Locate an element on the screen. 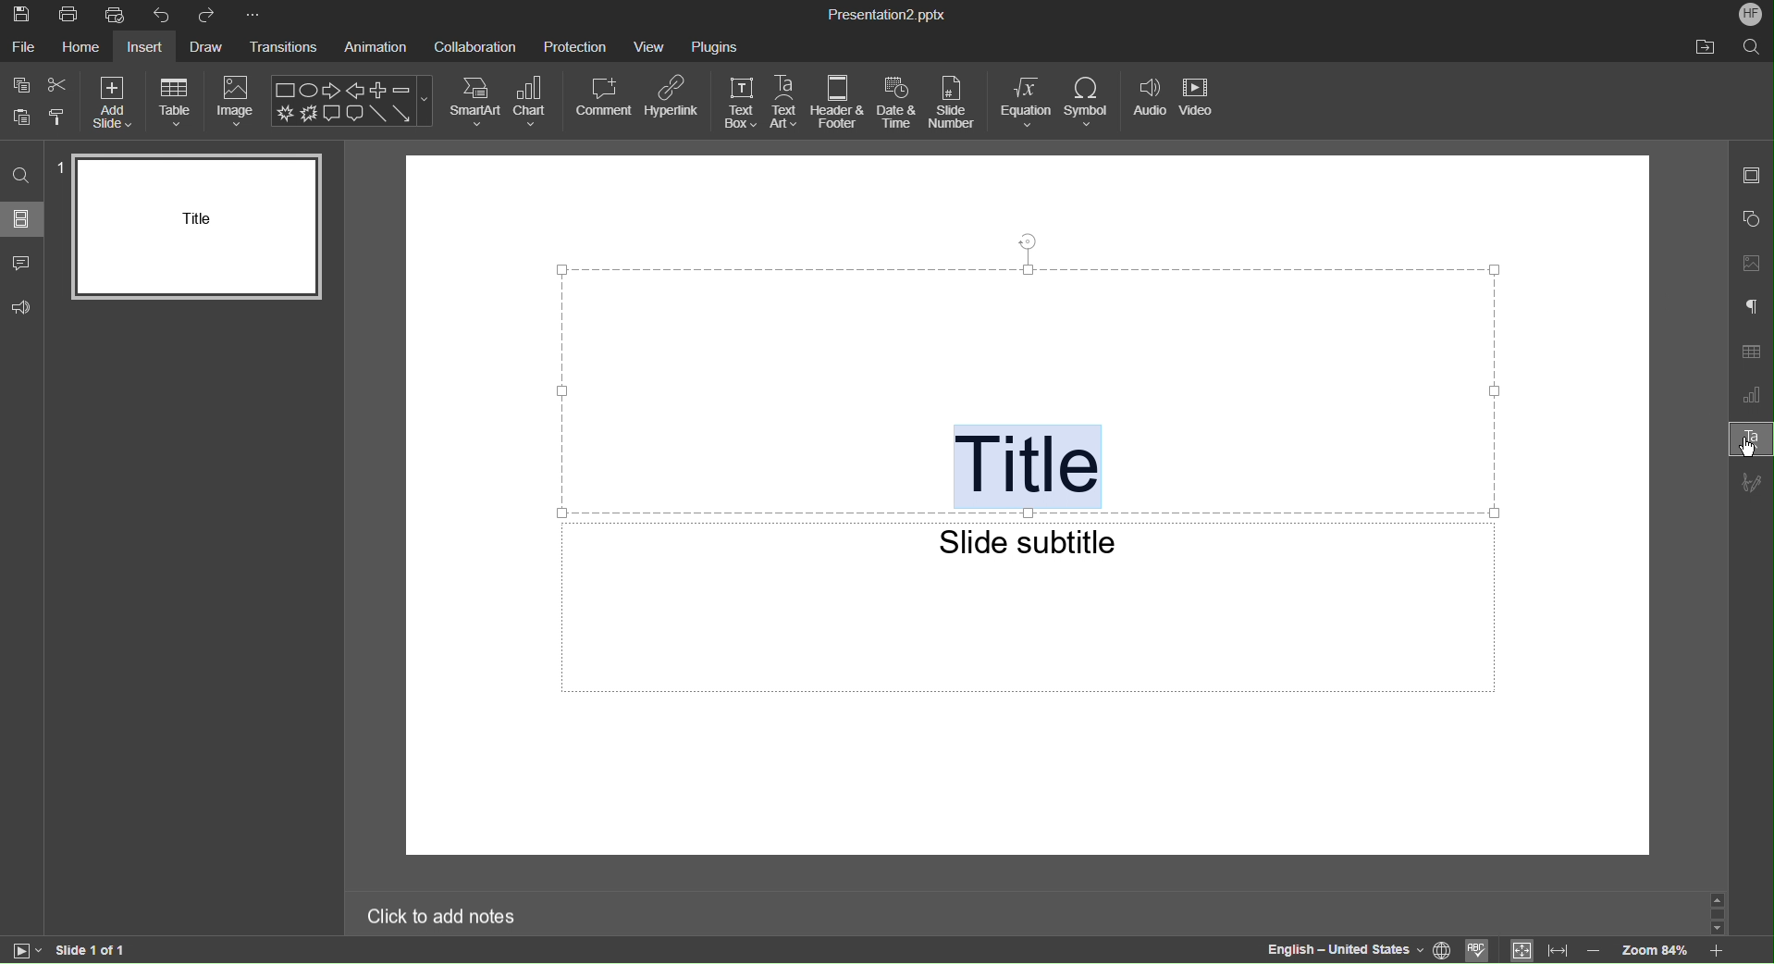  Shape Settings is located at coordinates (1753, 220).